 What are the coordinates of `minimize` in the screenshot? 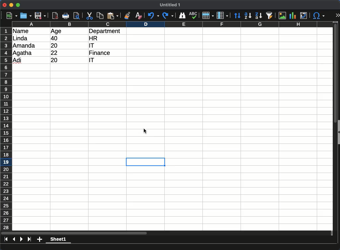 It's located at (12, 5).